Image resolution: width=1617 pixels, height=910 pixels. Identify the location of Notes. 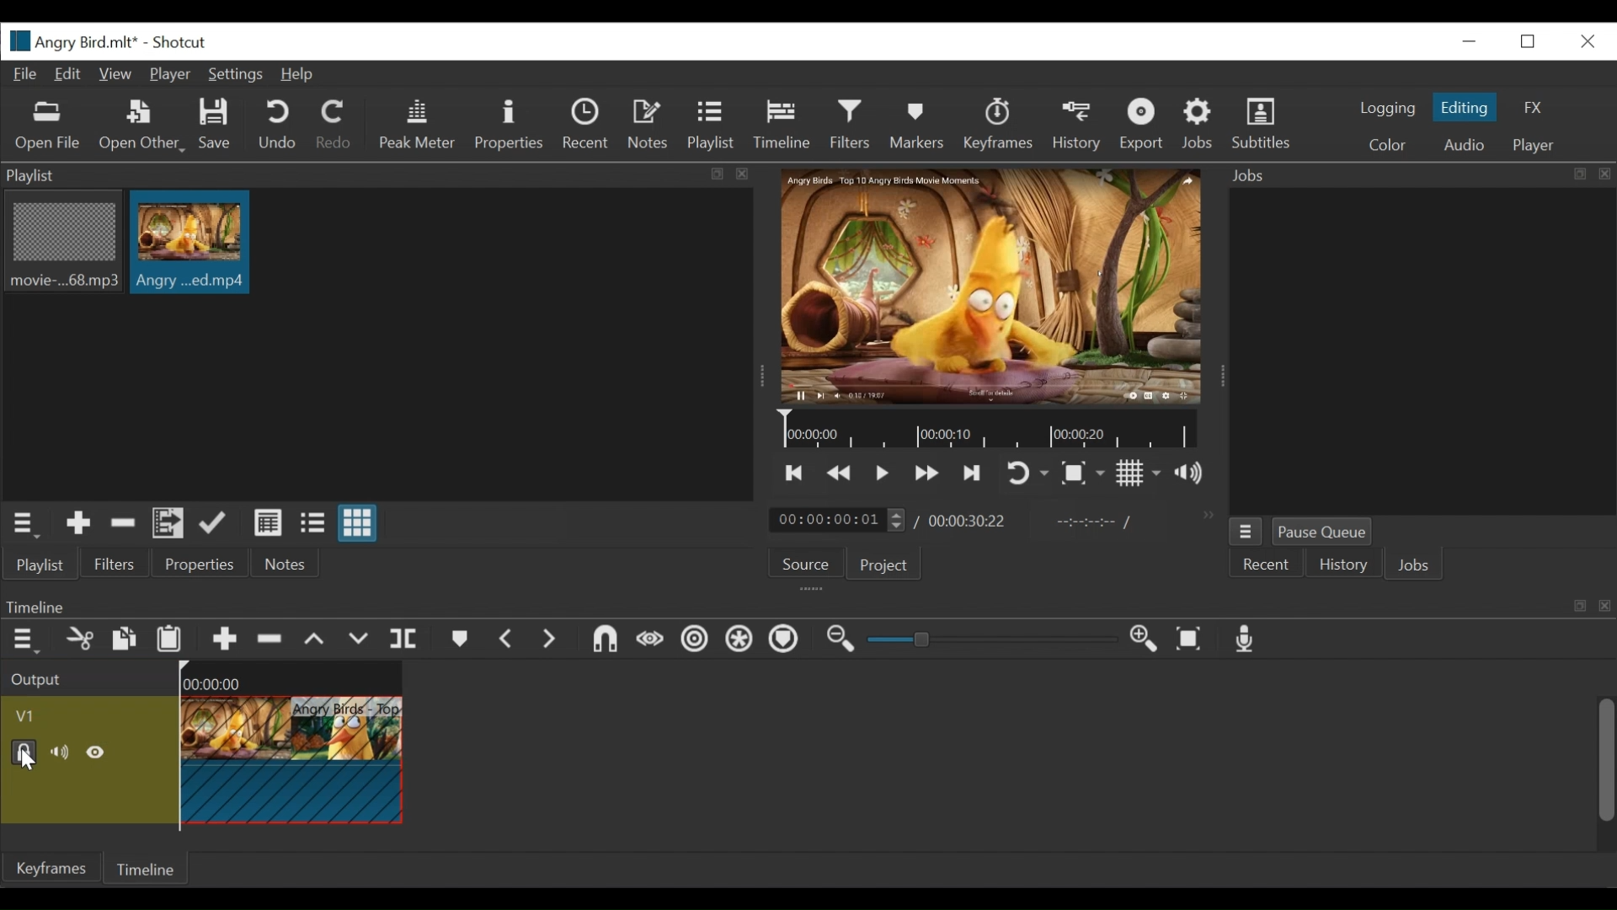
(281, 564).